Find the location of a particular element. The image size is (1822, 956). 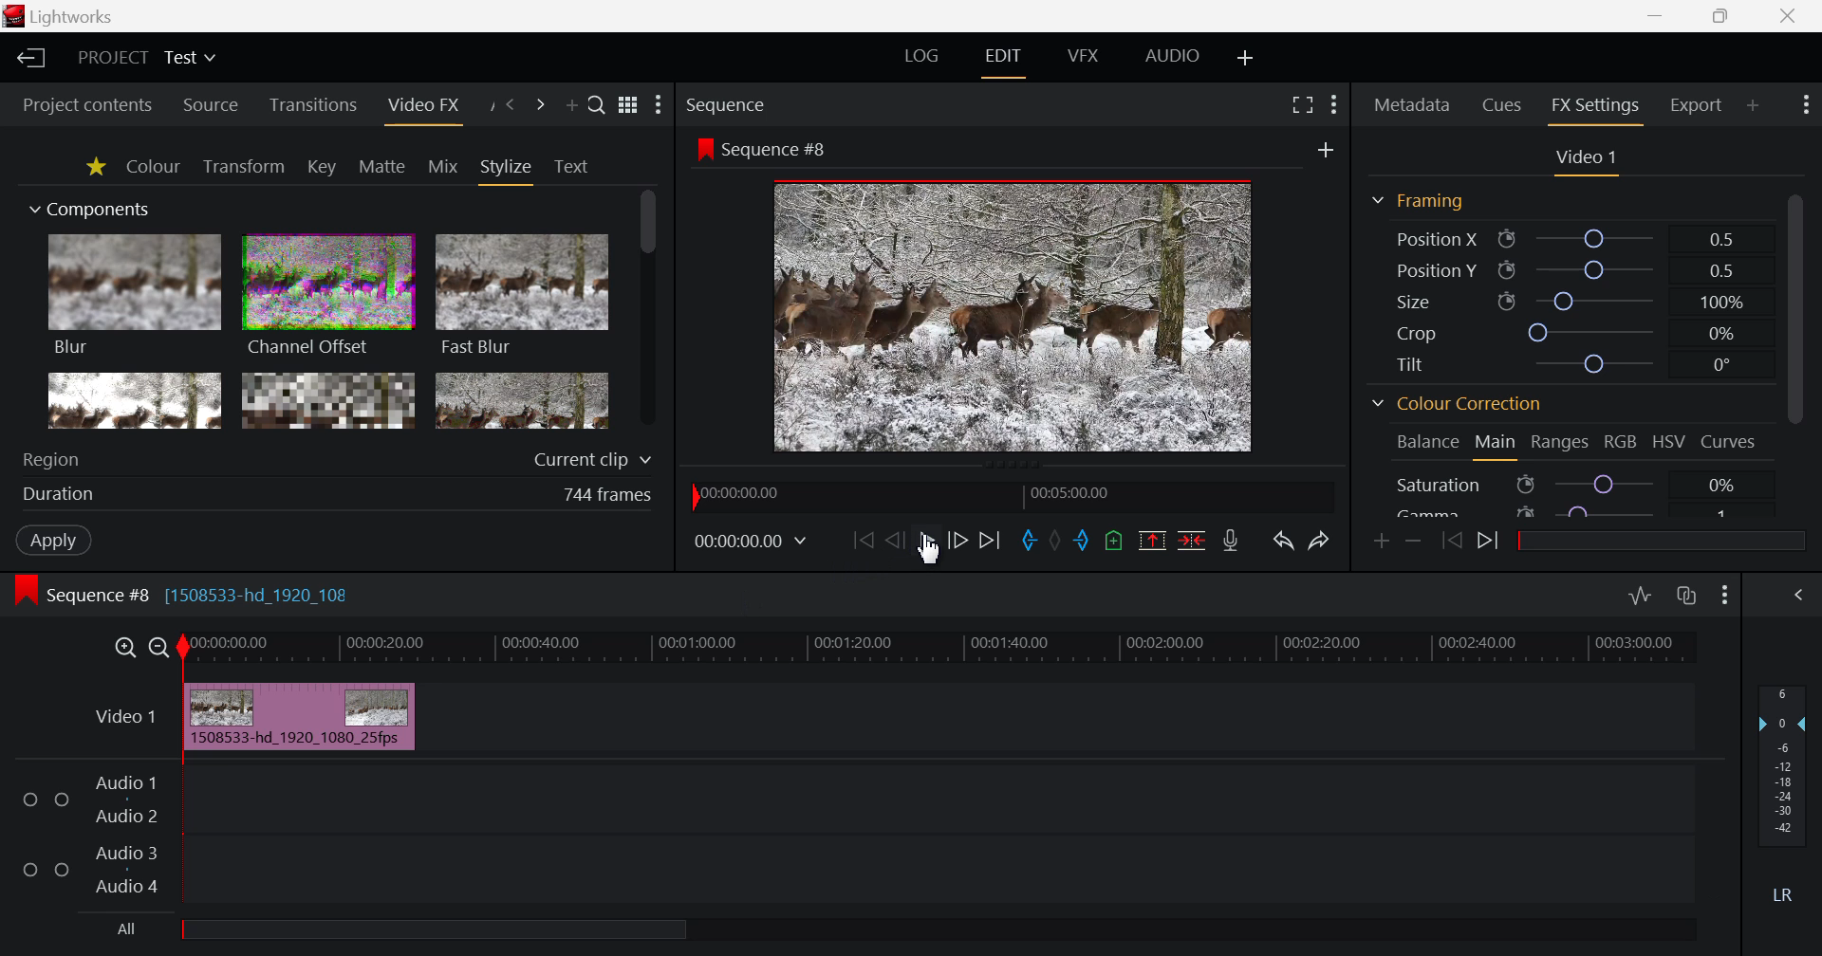

Main Tab Open is located at coordinates (1494, 445).